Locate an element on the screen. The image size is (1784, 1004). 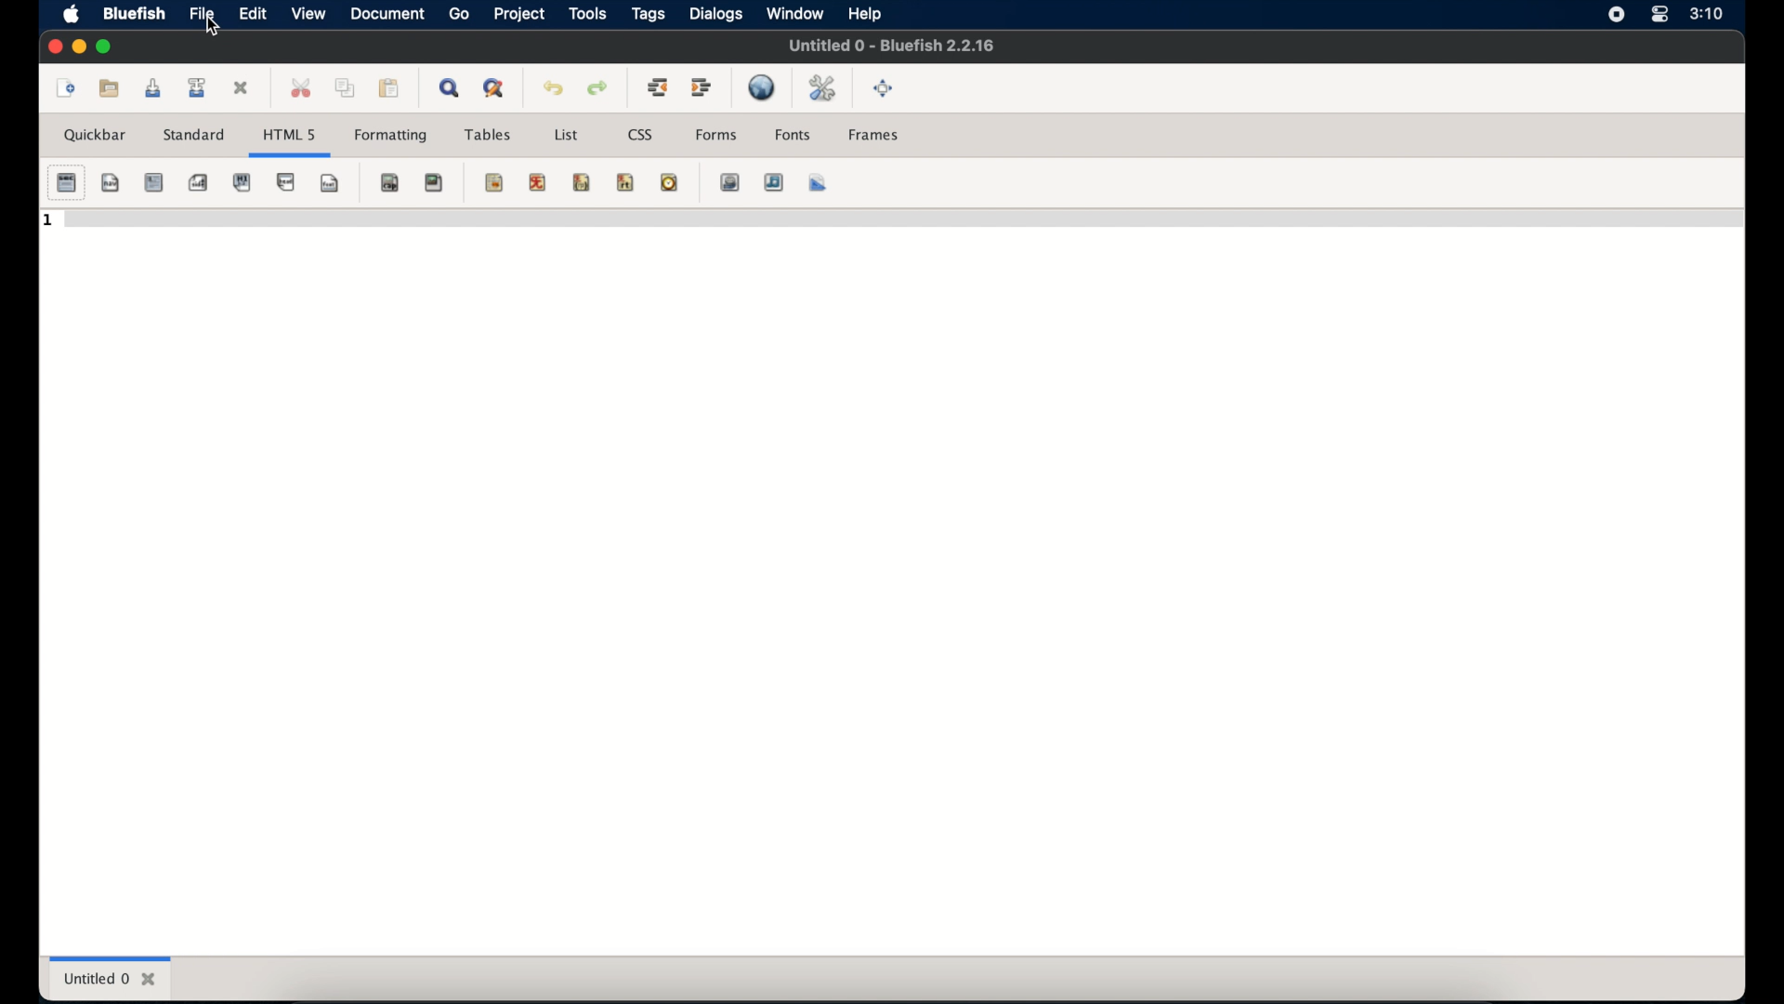
tags is located at coordinates (649, 15).